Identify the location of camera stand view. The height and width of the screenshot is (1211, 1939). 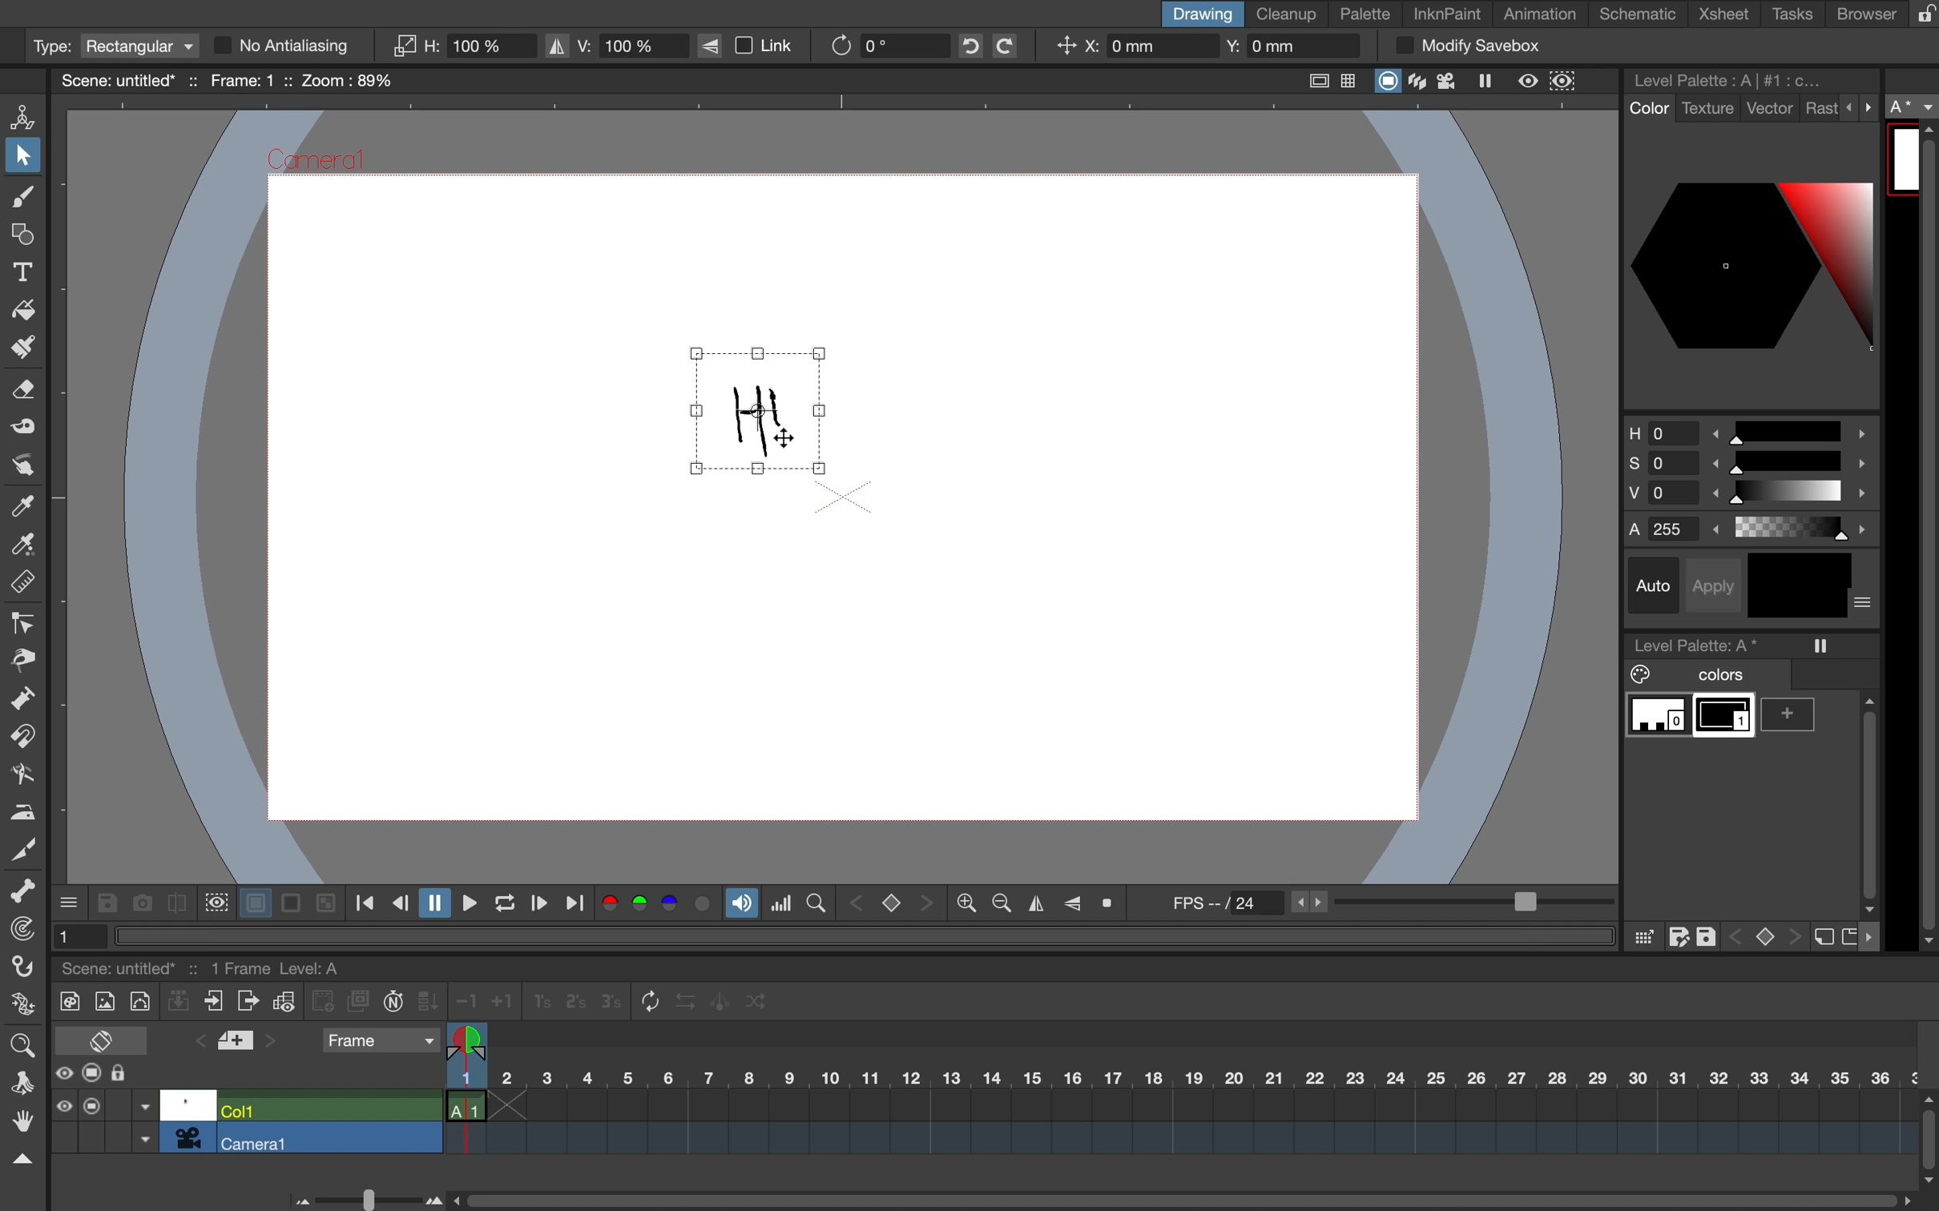
(1385, 82).